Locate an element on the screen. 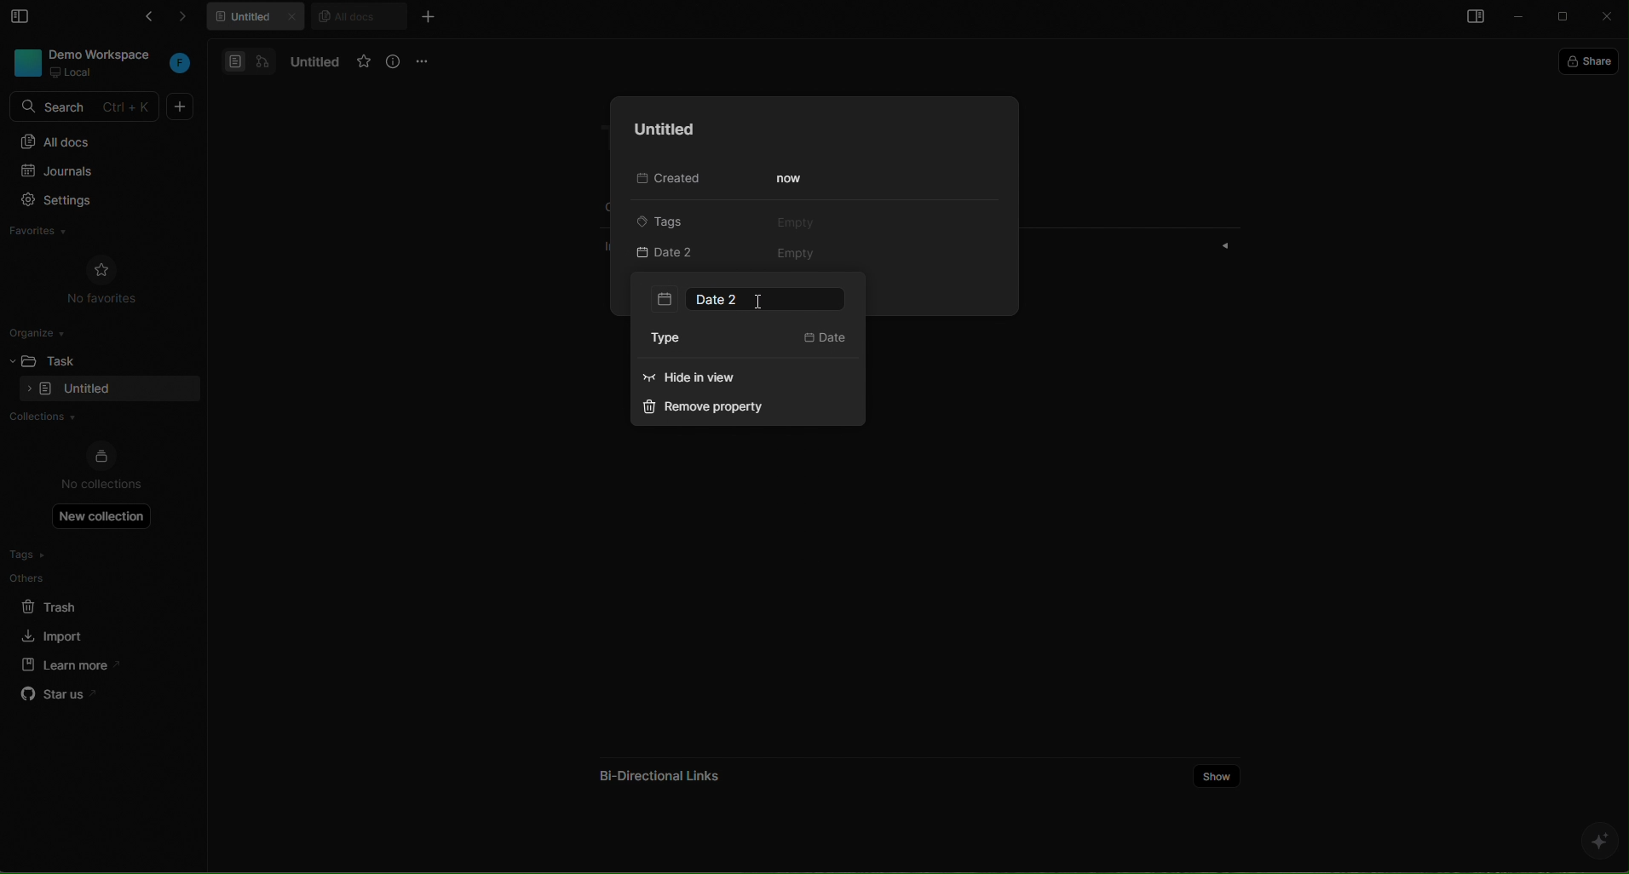 Image resolution: width=1629 pixels, height=874 pixels. all docs is located at coordinates (100, 141).